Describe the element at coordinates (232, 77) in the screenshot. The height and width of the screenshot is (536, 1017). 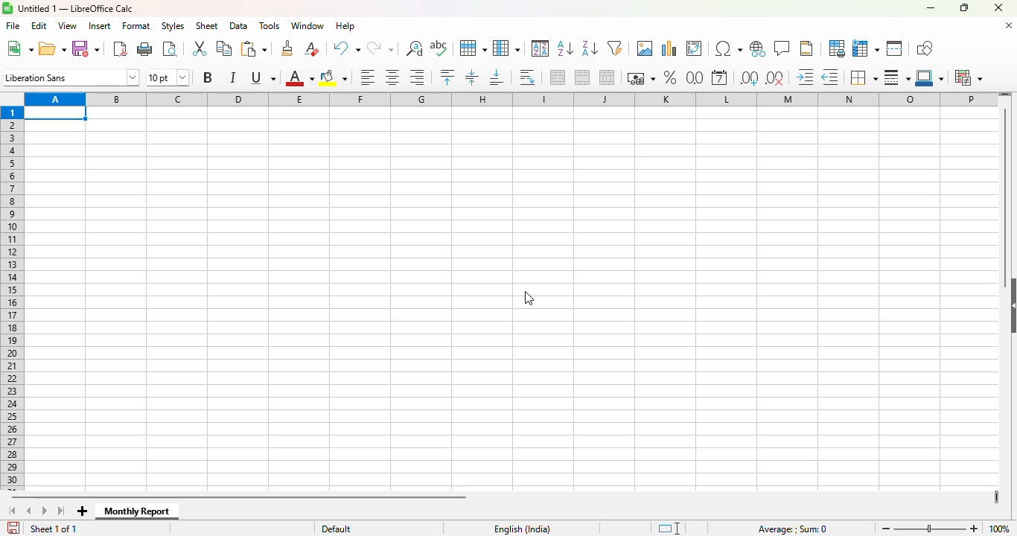
I see `italic` at that location.